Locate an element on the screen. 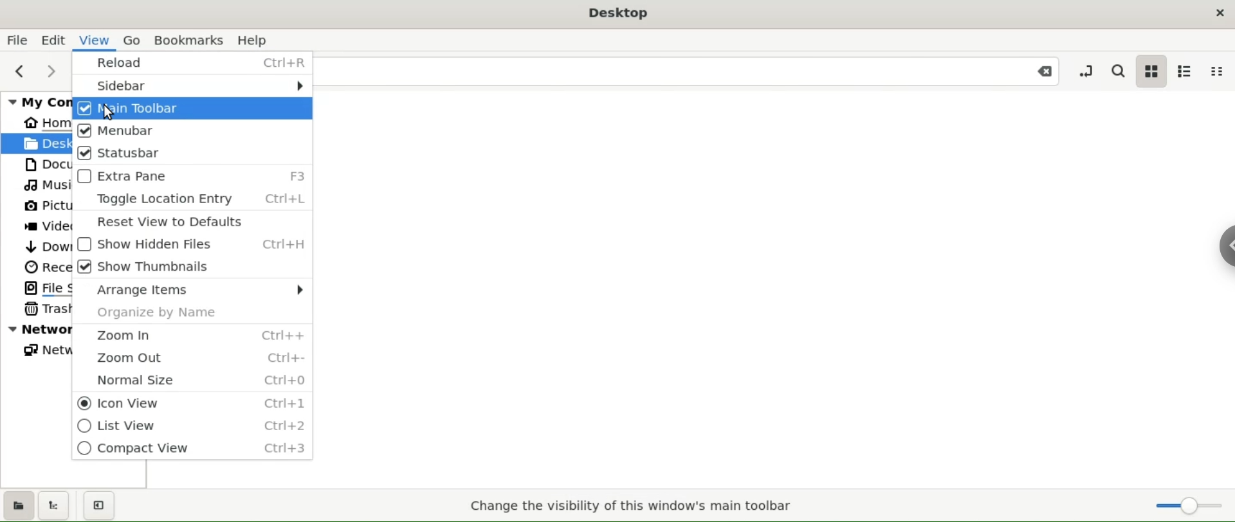 The width and height of the screenshot is (1235, 522). Change the visibility of this window's main toolbar is located at coordinates (637, 508).